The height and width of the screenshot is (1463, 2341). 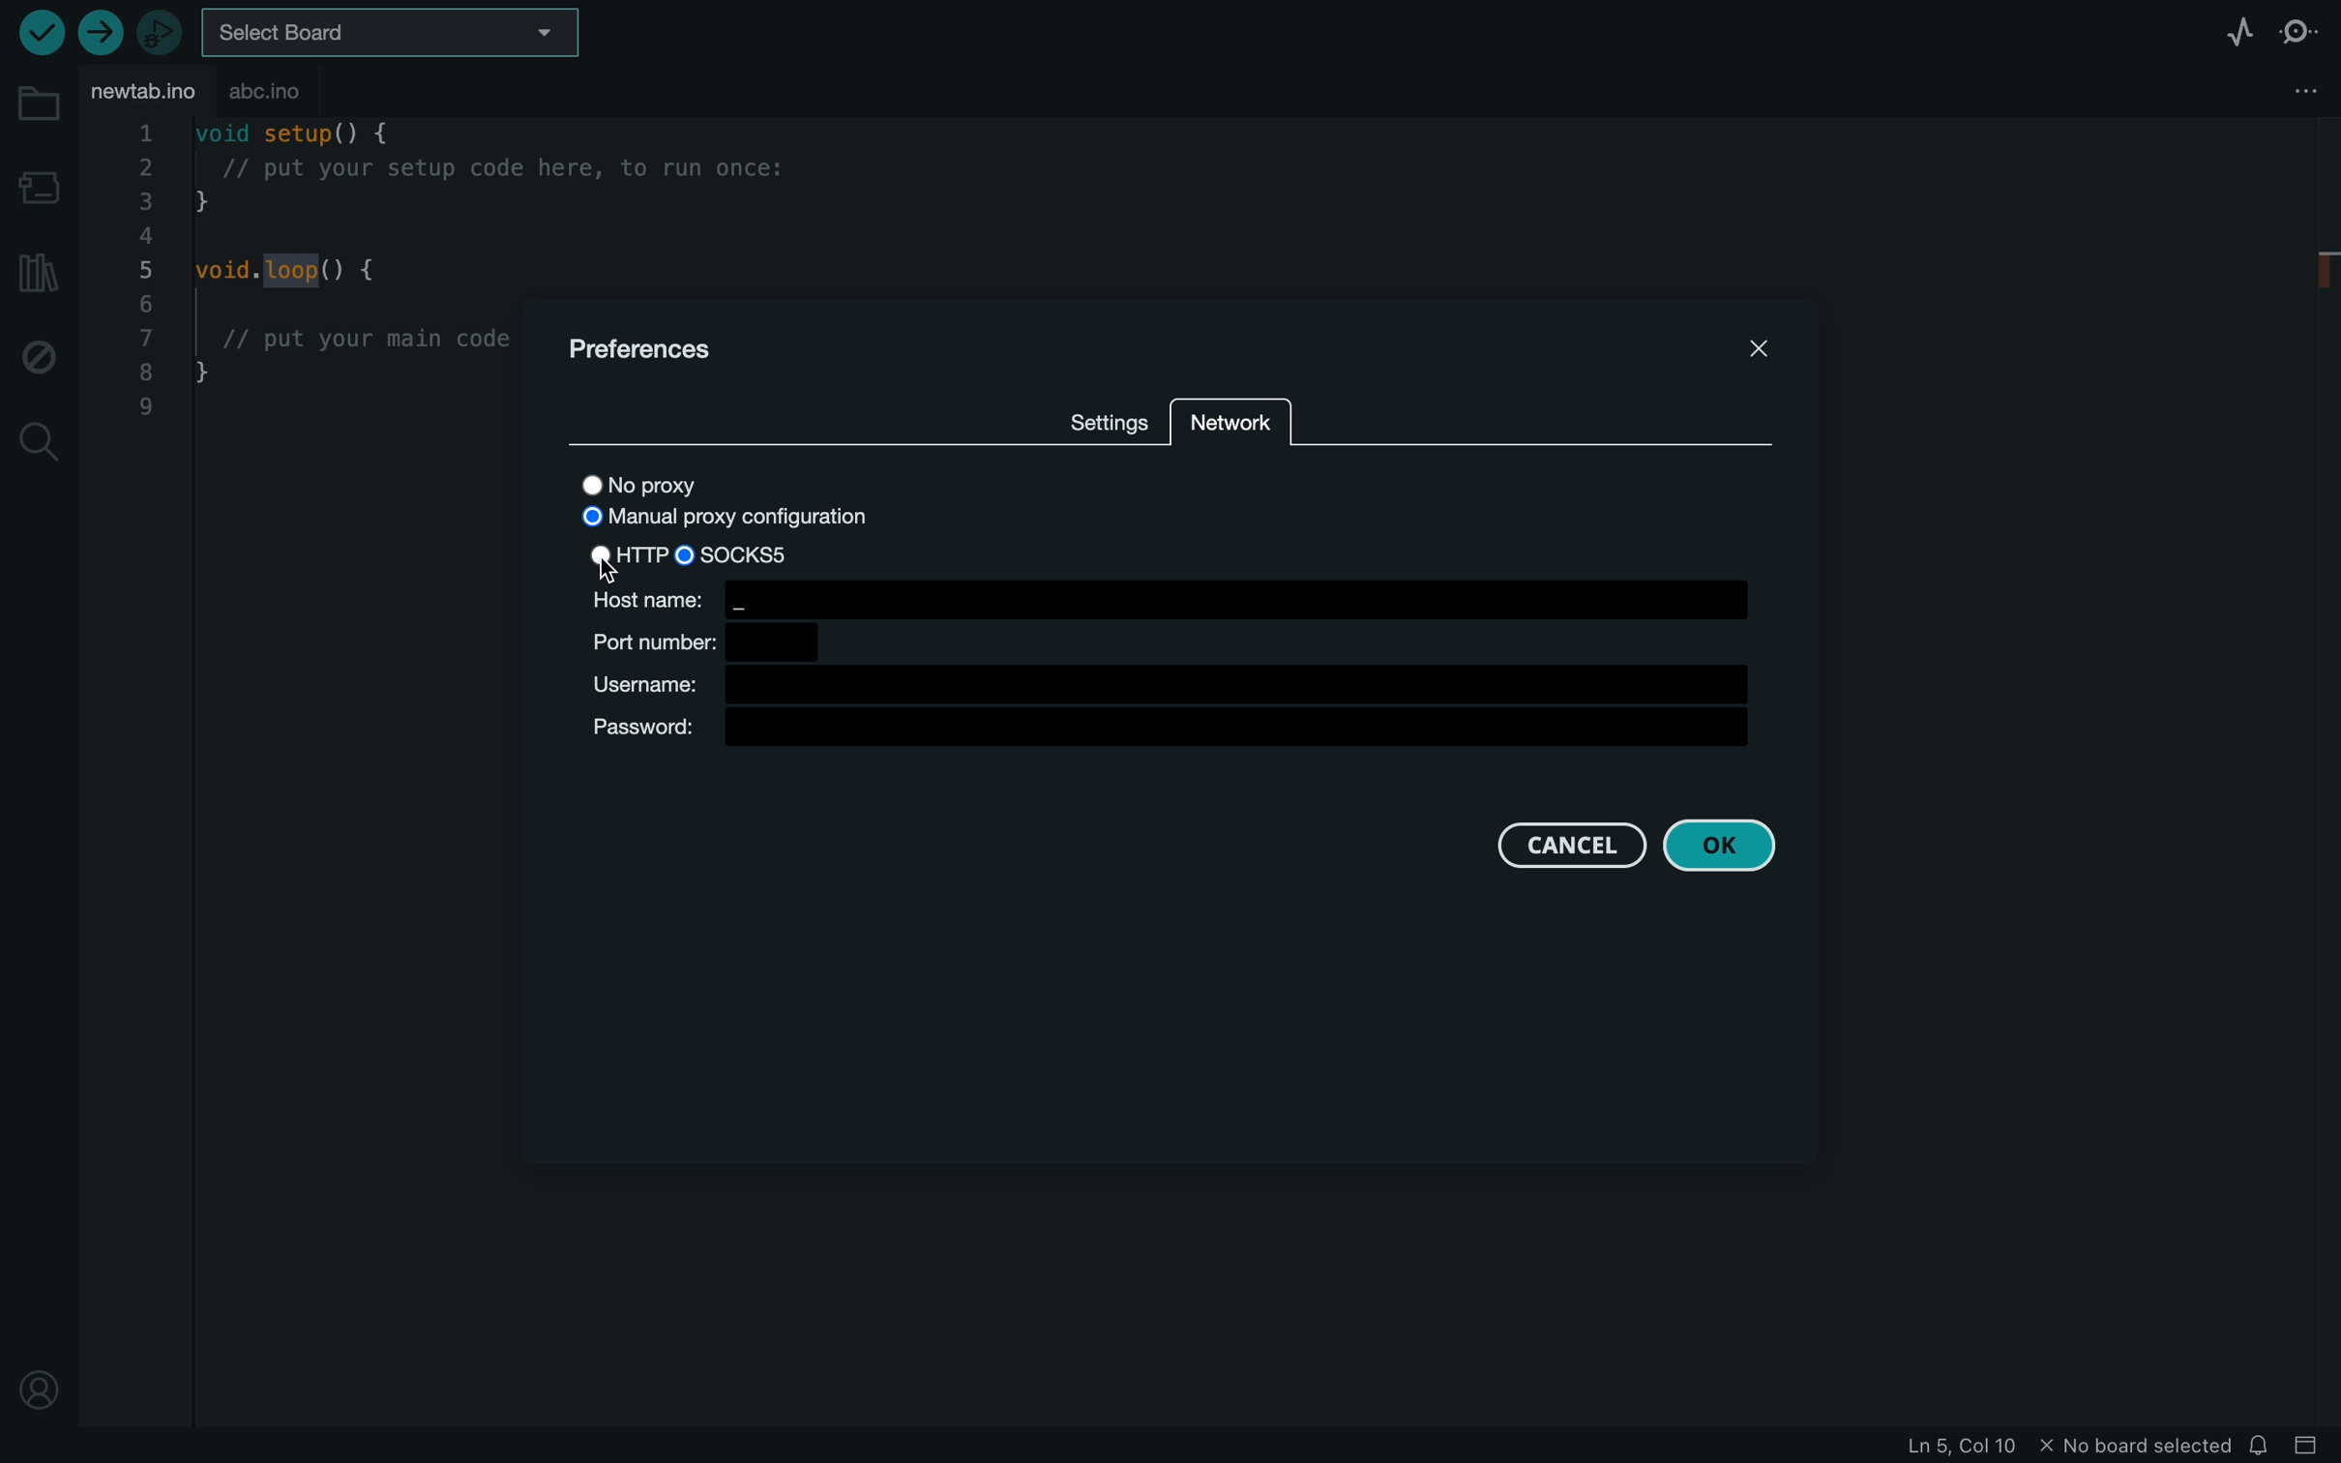 I want to click on abc, so click(x=310, y=92).